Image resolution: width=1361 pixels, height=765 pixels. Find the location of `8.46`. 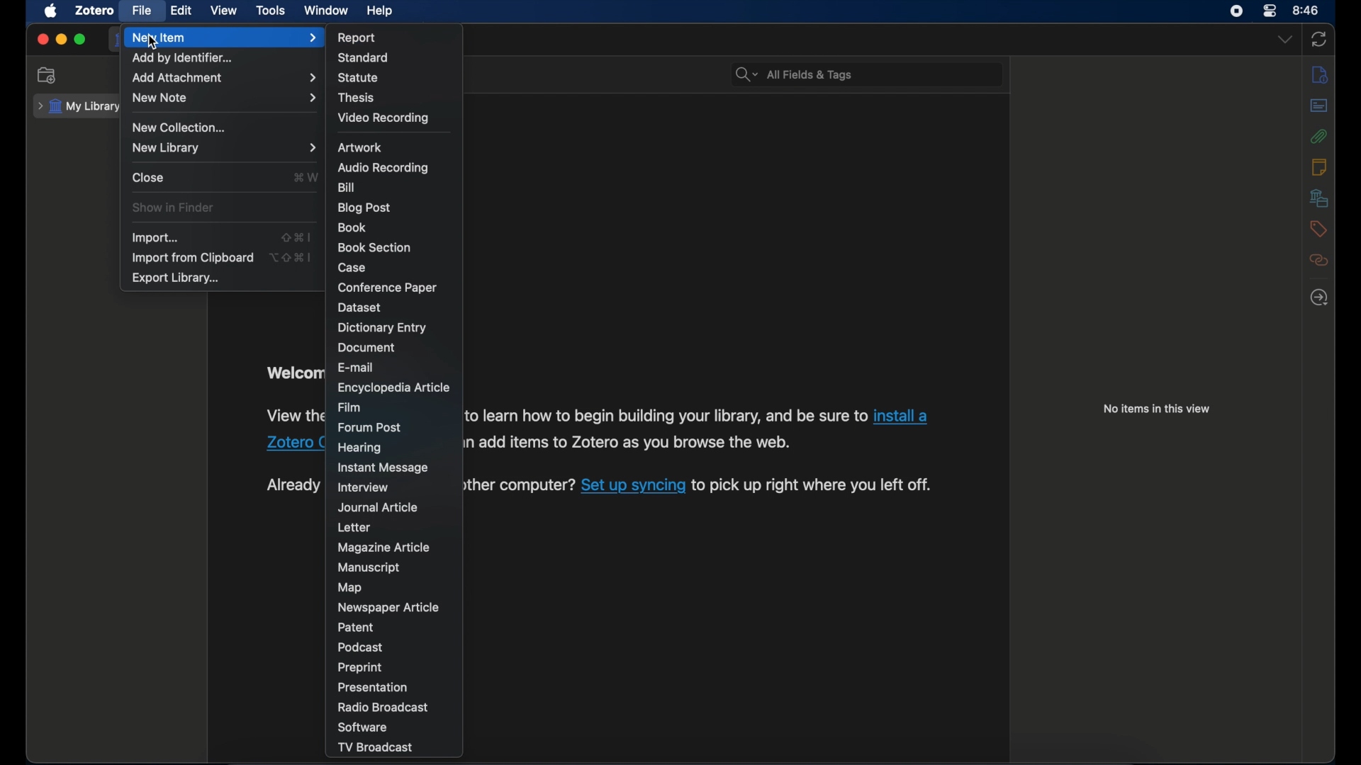

8.46 is located at coordinates (1307, 11).